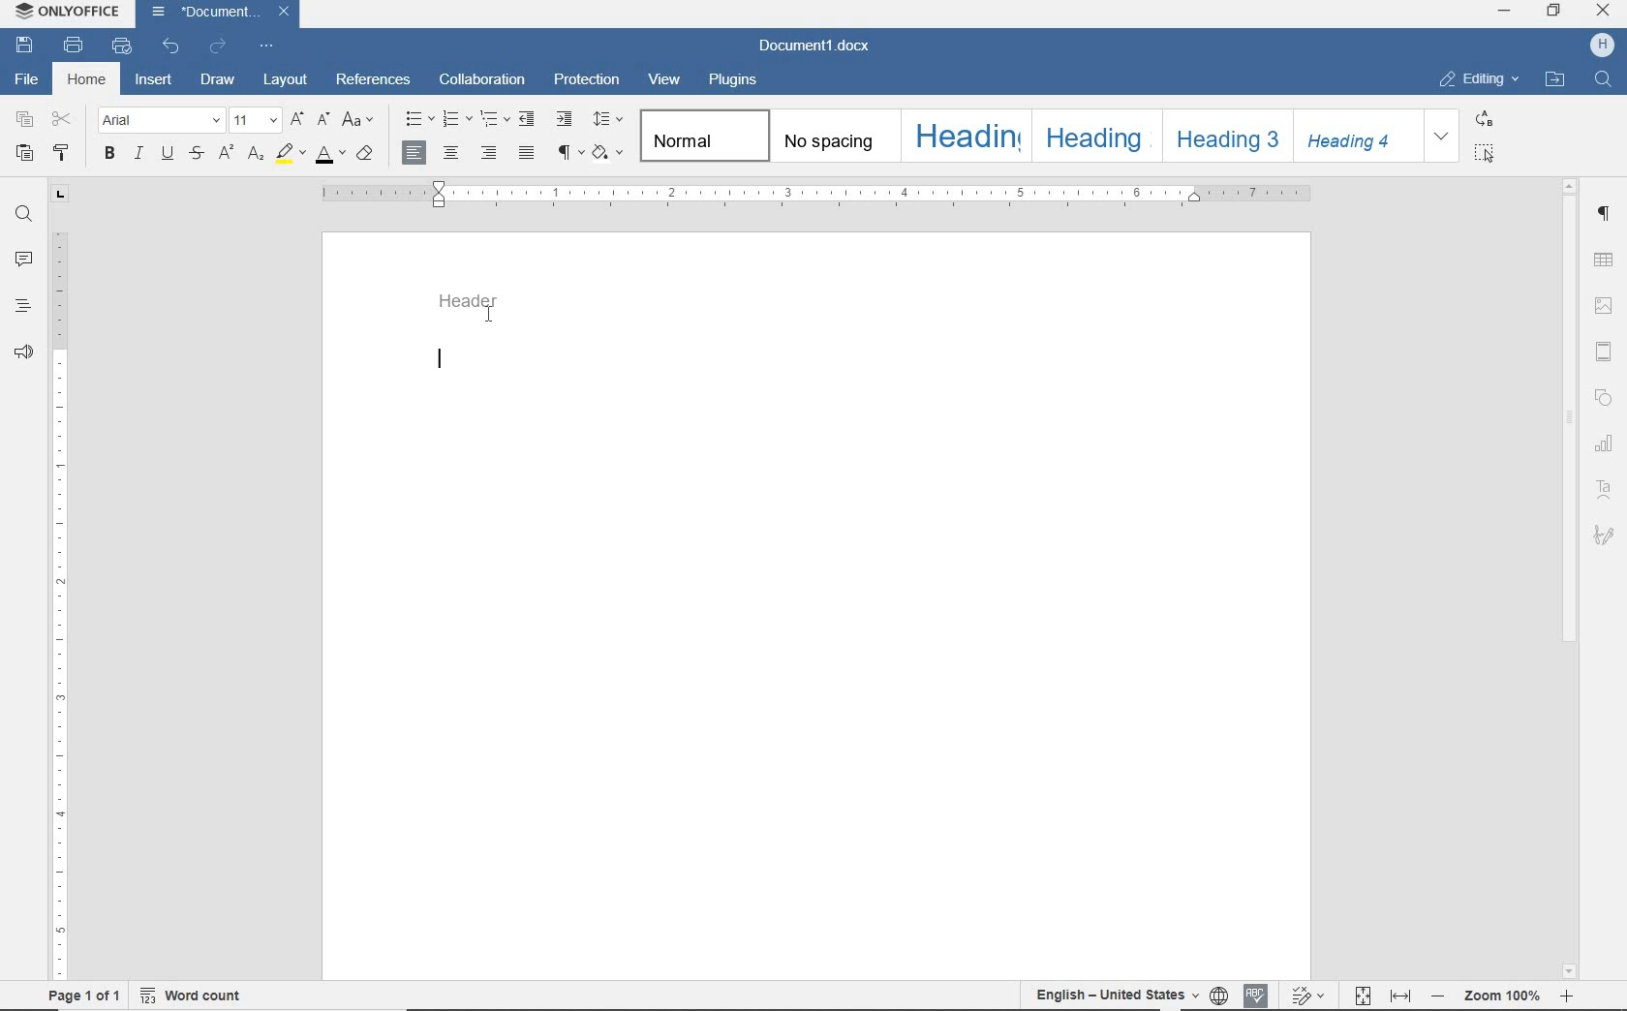  Describe the element at coordinates (138, 155) in the screenshot. I see `italic` at that location.